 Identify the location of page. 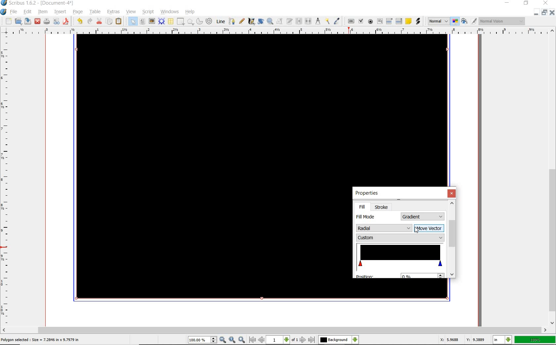
(78, 12).